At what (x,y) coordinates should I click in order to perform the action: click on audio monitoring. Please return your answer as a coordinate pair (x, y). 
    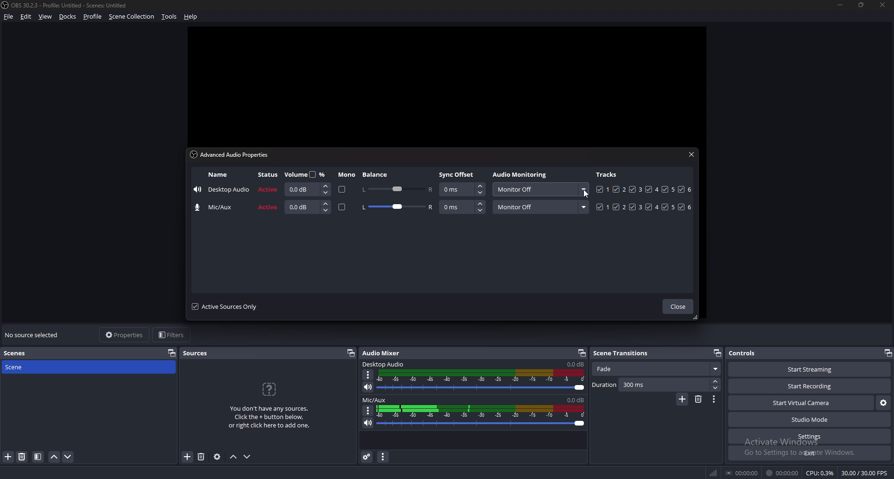
    Looking at the image, I should click on (521, 175).